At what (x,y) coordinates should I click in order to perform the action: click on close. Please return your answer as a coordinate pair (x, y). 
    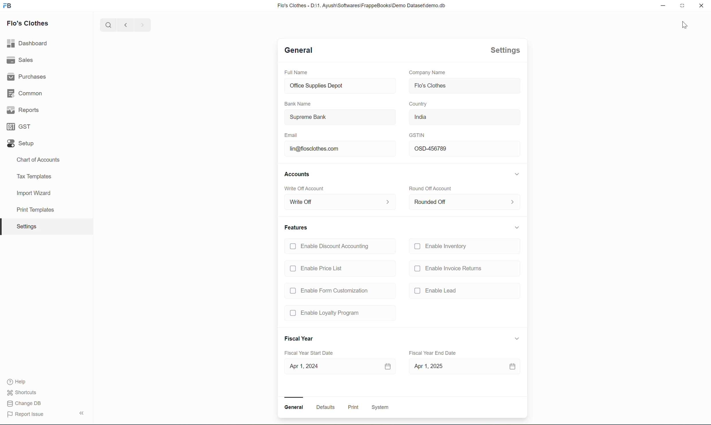
    Looking at the image, I should click on (701, 5).